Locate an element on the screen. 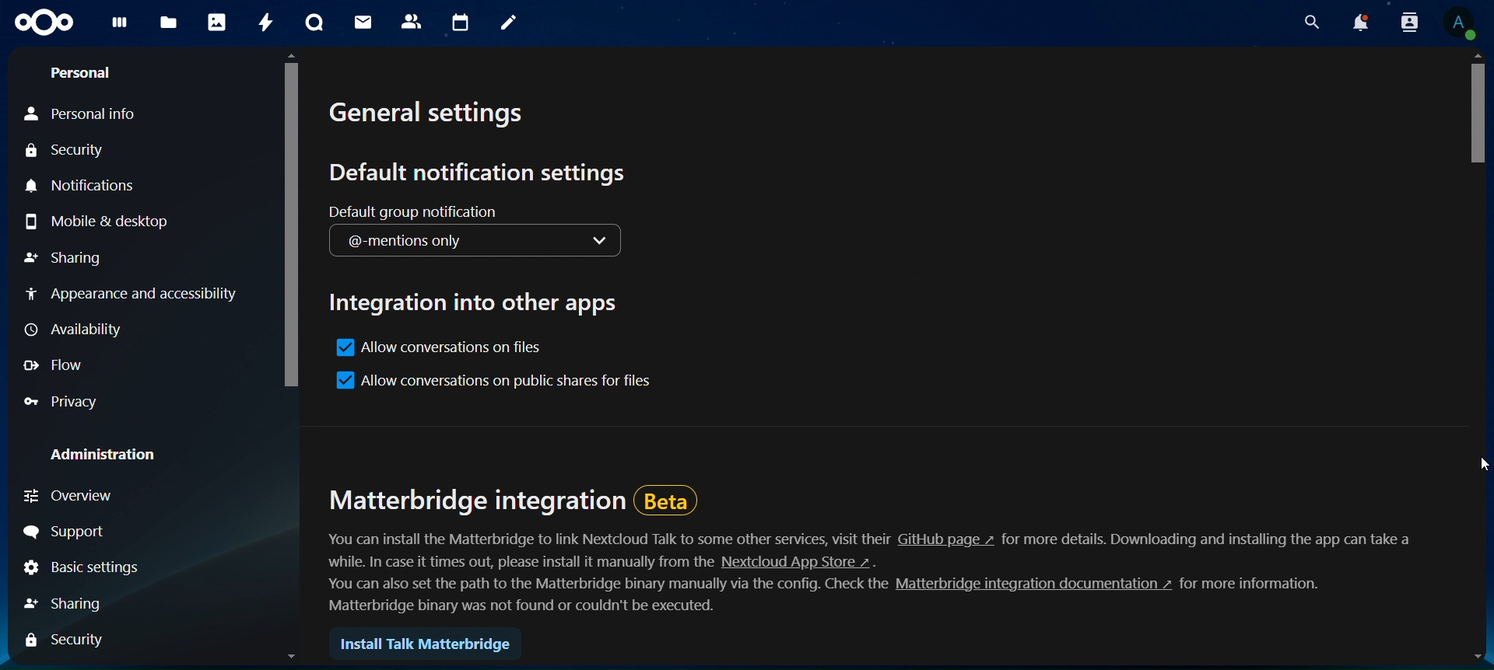  allow conversations on files is located at coordinates (444, 351).